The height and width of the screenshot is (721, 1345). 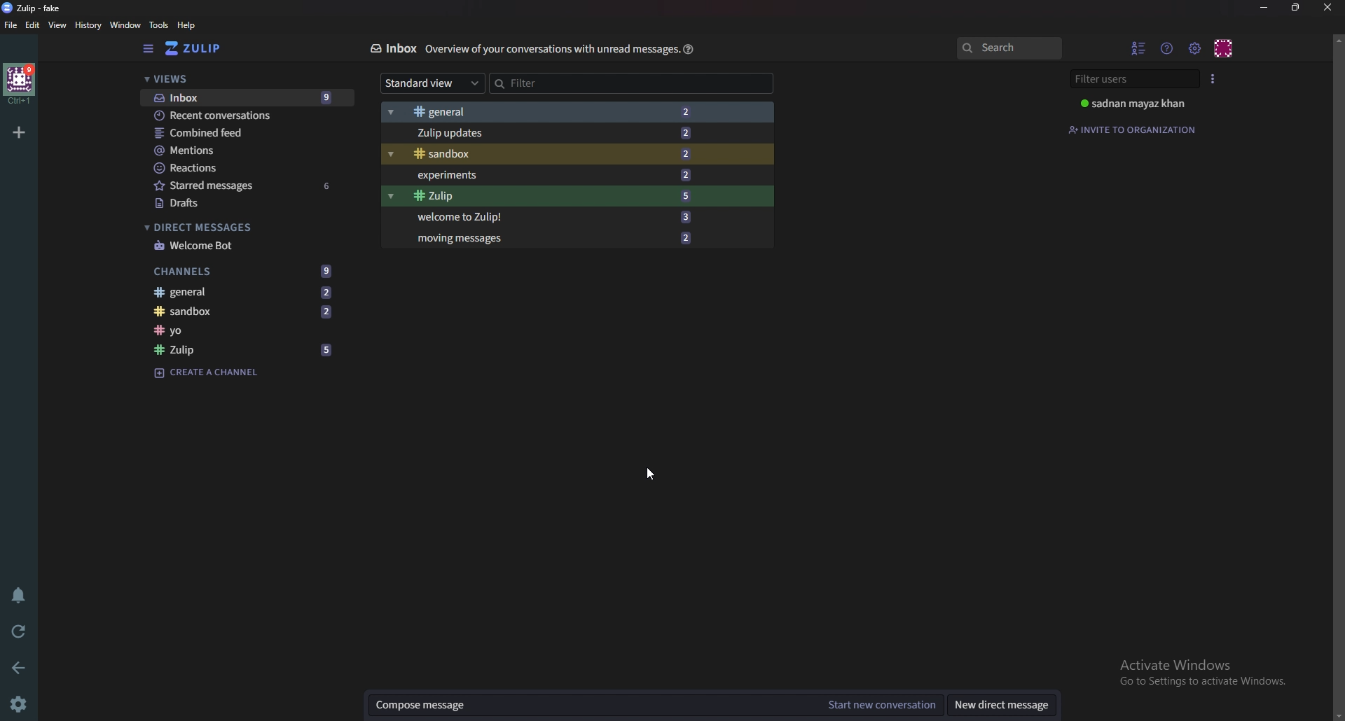 What do you see at coordinates (1226, 48) in the screenshot?
I see `Personal menu` at bounding box center [1226, 48].